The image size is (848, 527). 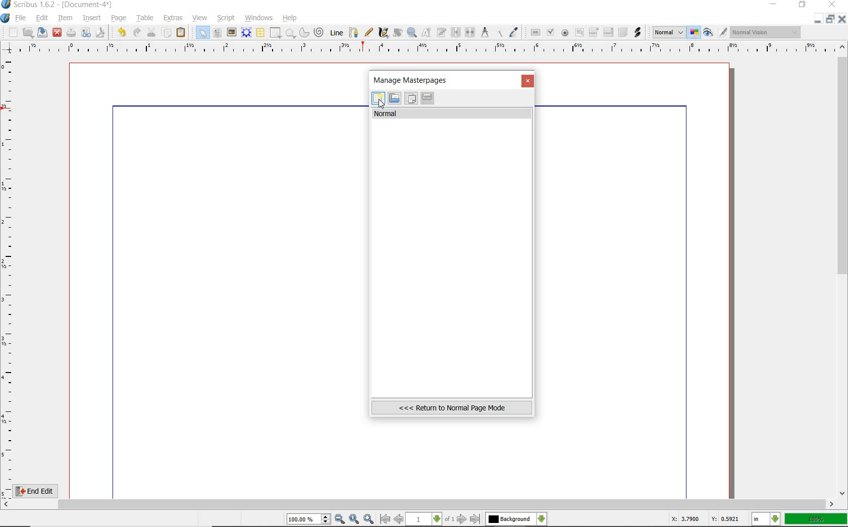 What do you see at coordinates (260, 33) in the screenshot?
I see `table` at bounding box center [260, 33].